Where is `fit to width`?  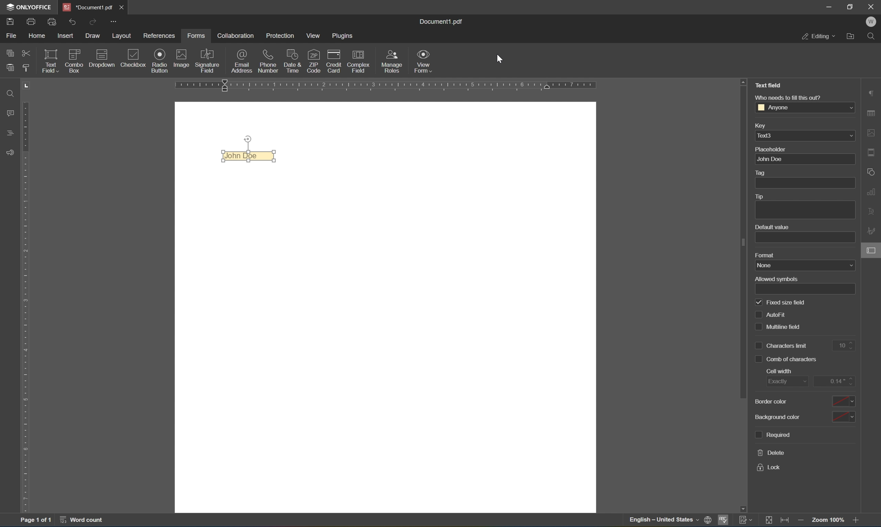 fit to width is located at coordinates (786, 522).